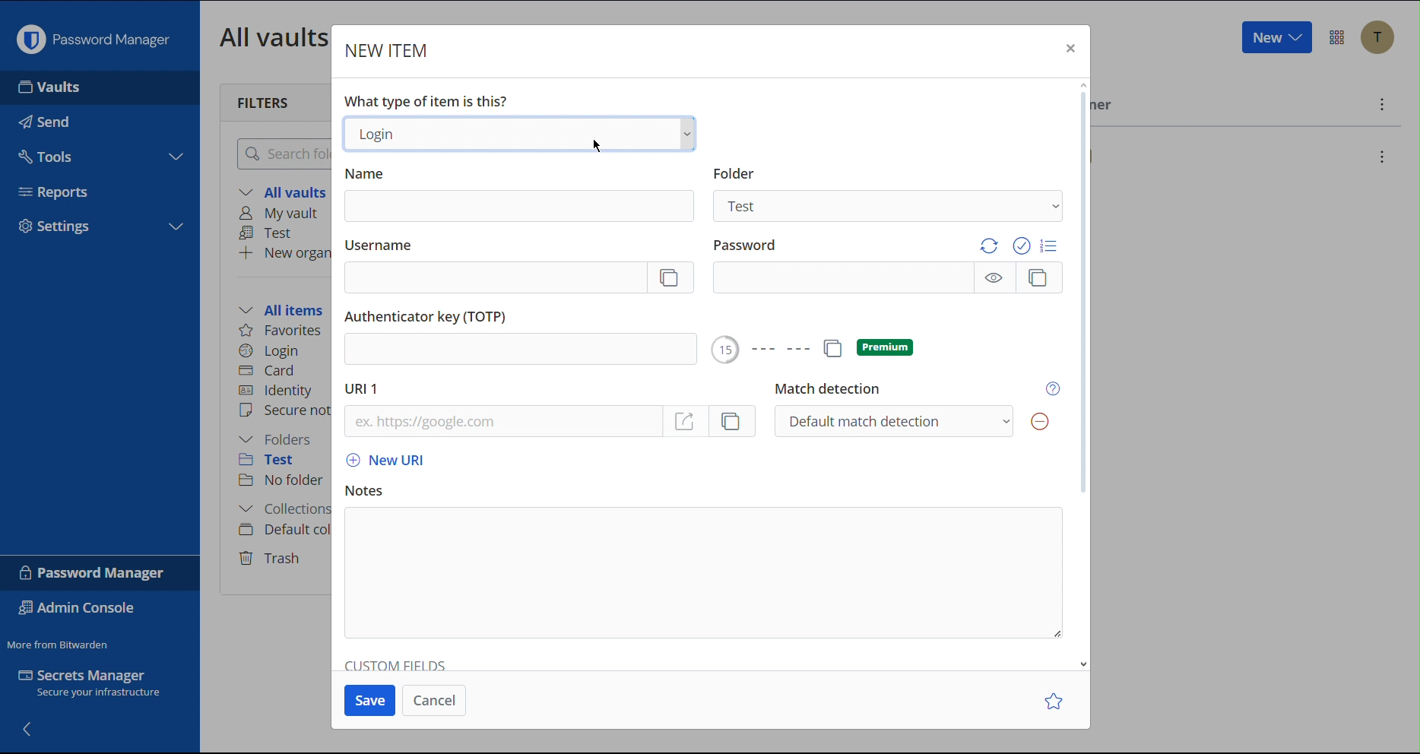 This screenshot has height=754, width=1420. I want to click on More from Bitwarden, so click(60, 642).